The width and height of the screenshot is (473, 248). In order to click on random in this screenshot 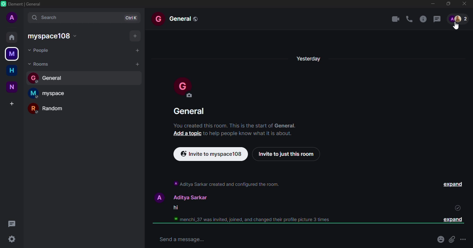, I will do `click(50, 108)`.